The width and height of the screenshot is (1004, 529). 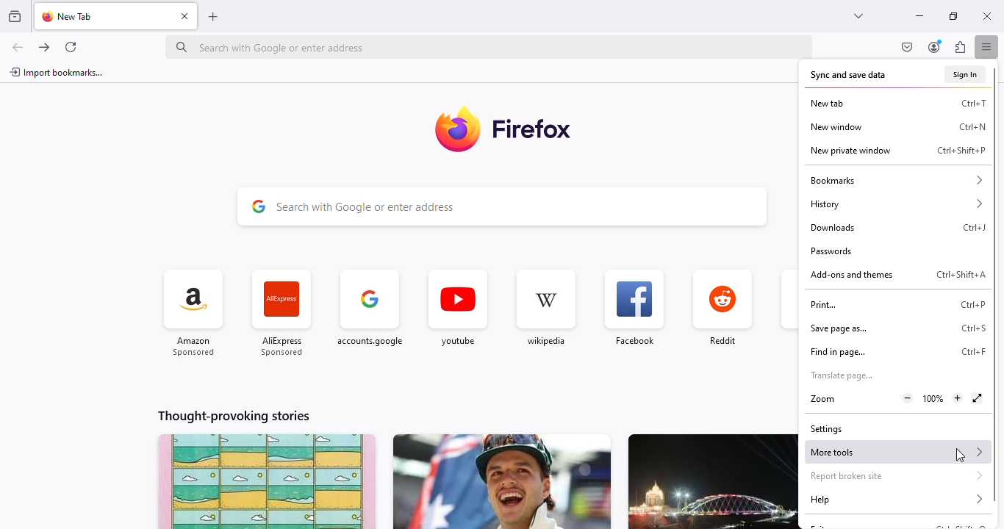 I want to click on cursor, so click(x=961, y=456).